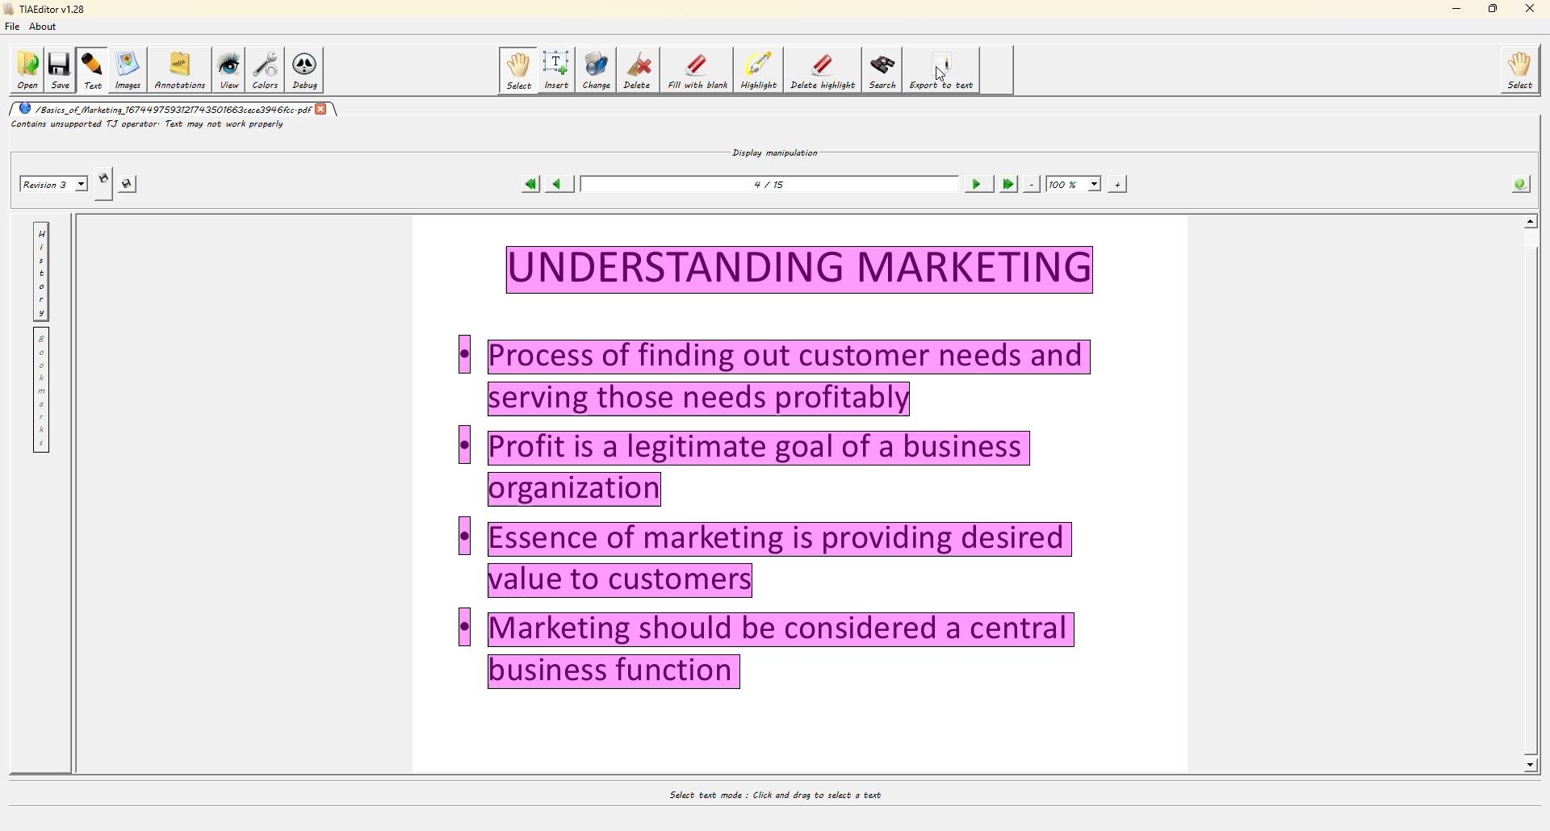  Describe the element at coordinates (91, 71) in the screenshot. I see `text` at that location.